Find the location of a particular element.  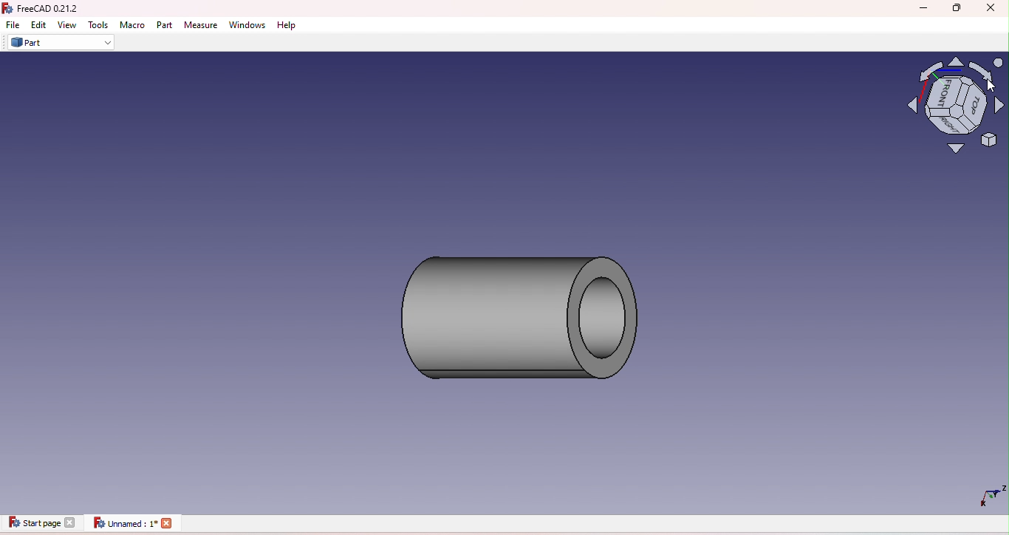

cursor is located at coordinates (989, 86).